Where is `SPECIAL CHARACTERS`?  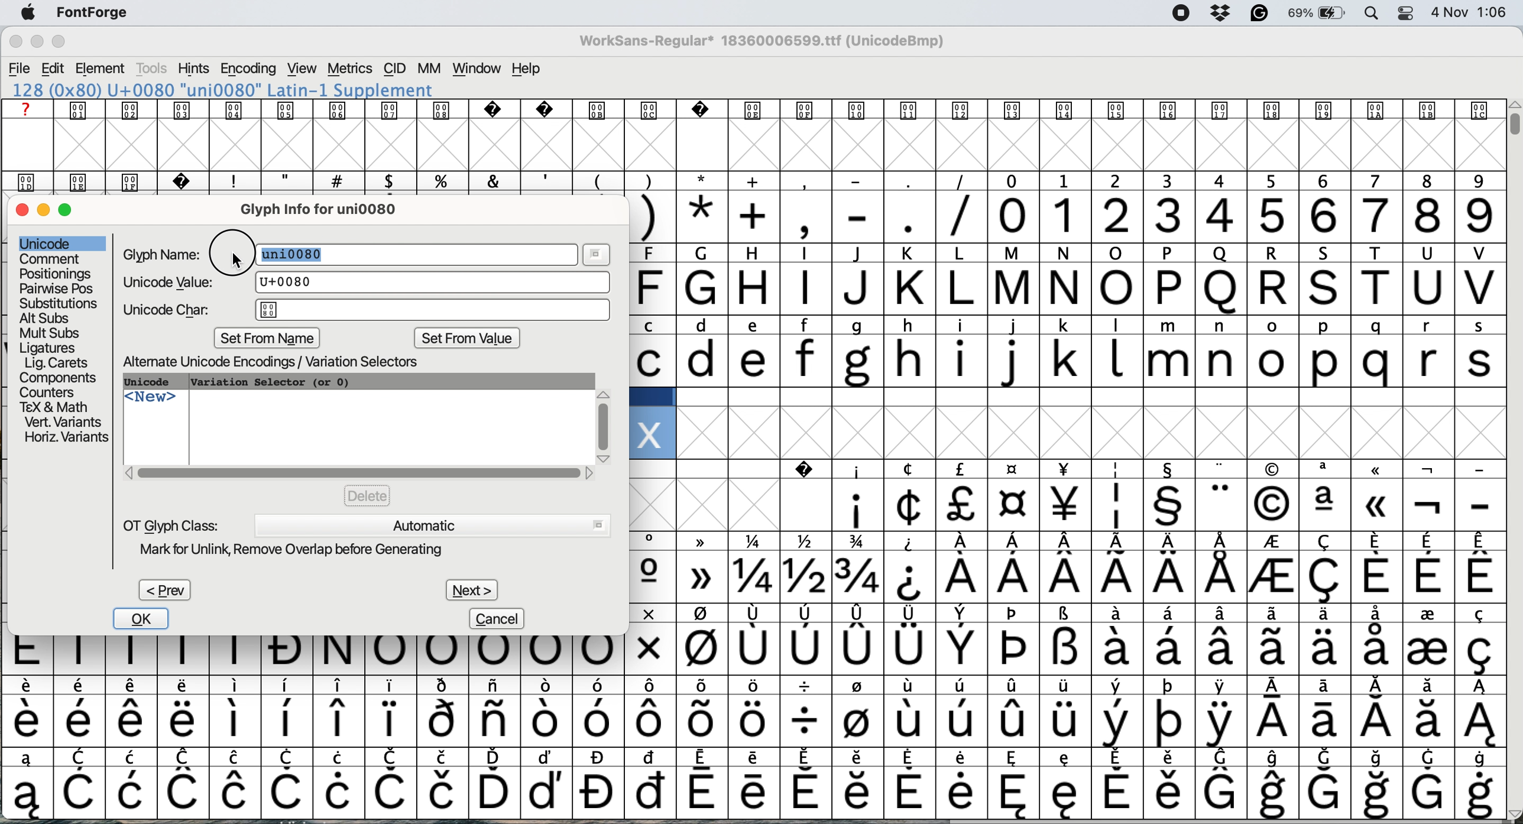
SPECIAL CHARACTERS is located at coordinates (1067, 469).